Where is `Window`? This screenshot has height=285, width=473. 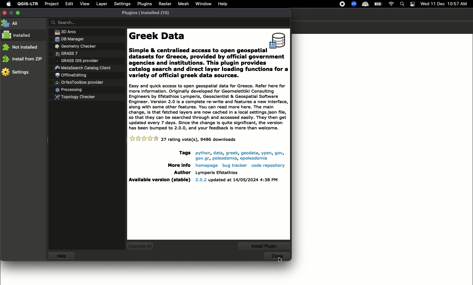
Window is located at coordinates (203, 4).